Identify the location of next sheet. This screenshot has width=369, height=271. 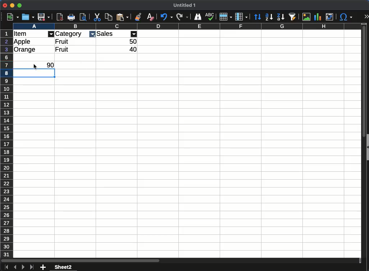
(23, 267).